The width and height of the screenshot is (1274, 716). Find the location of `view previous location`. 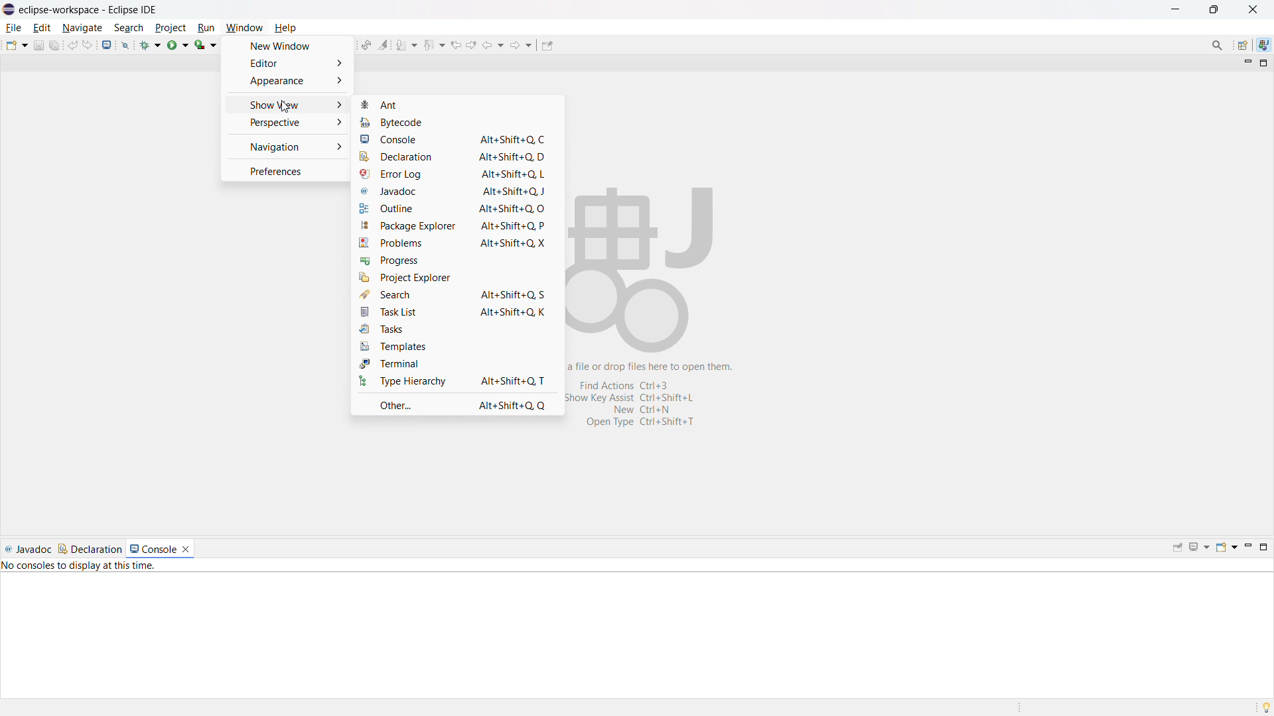

view previous location is located at coordinates (455, 44).